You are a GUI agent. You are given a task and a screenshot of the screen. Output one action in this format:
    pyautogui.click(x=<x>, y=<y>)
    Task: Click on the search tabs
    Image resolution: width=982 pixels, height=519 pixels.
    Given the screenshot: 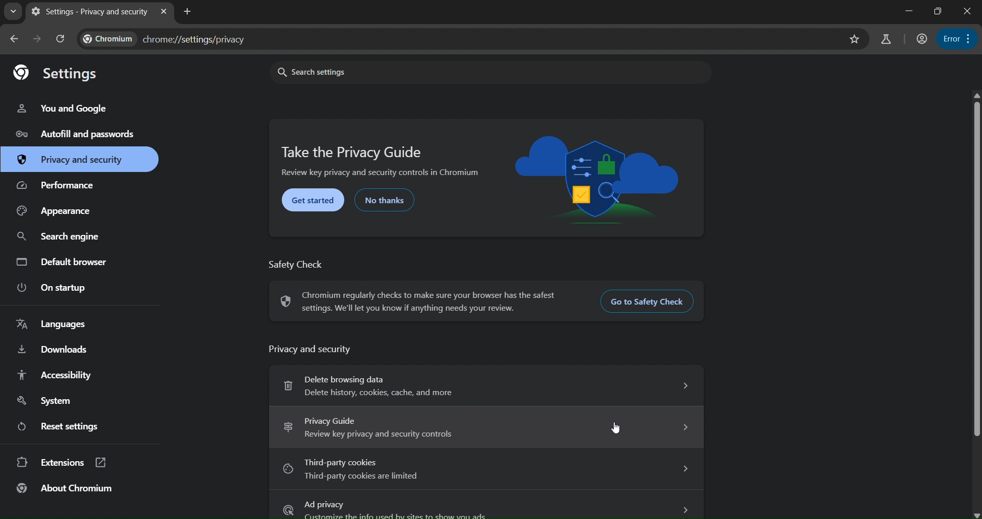 What is the action you would take?
    pyautogui.click(x=13, y=11)
    